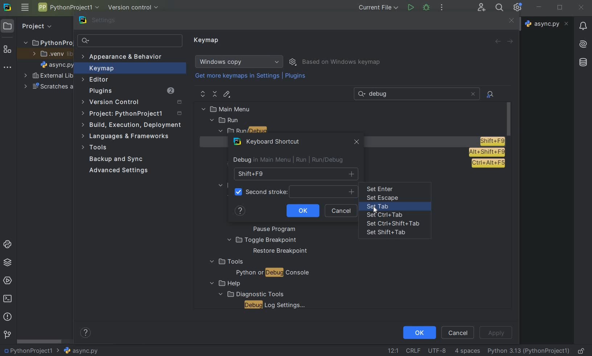 The height and width of the screenshot is (356, 592). I want to click on code with me, so click(481, 7).